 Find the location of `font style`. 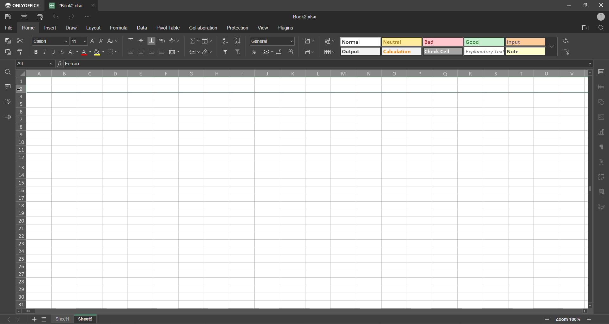

font style is located at coordinates (52, 40).